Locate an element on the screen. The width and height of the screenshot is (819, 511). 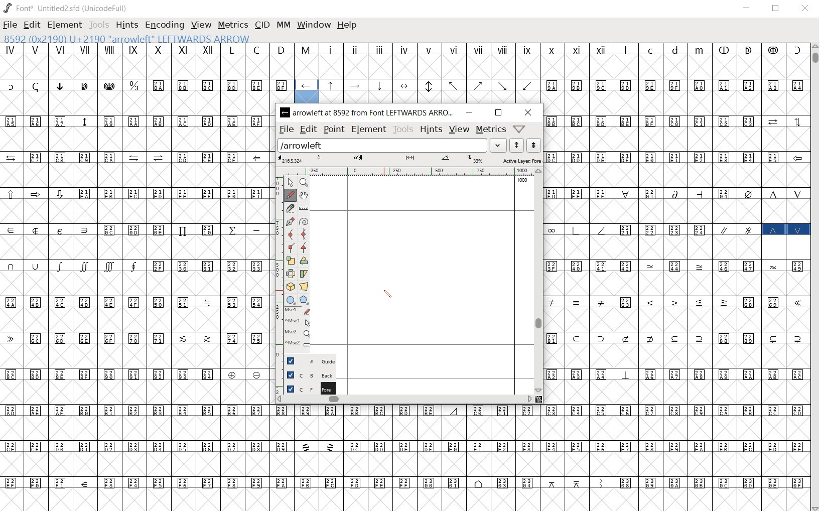
scroll by hand is located at coordinates (304, 196).